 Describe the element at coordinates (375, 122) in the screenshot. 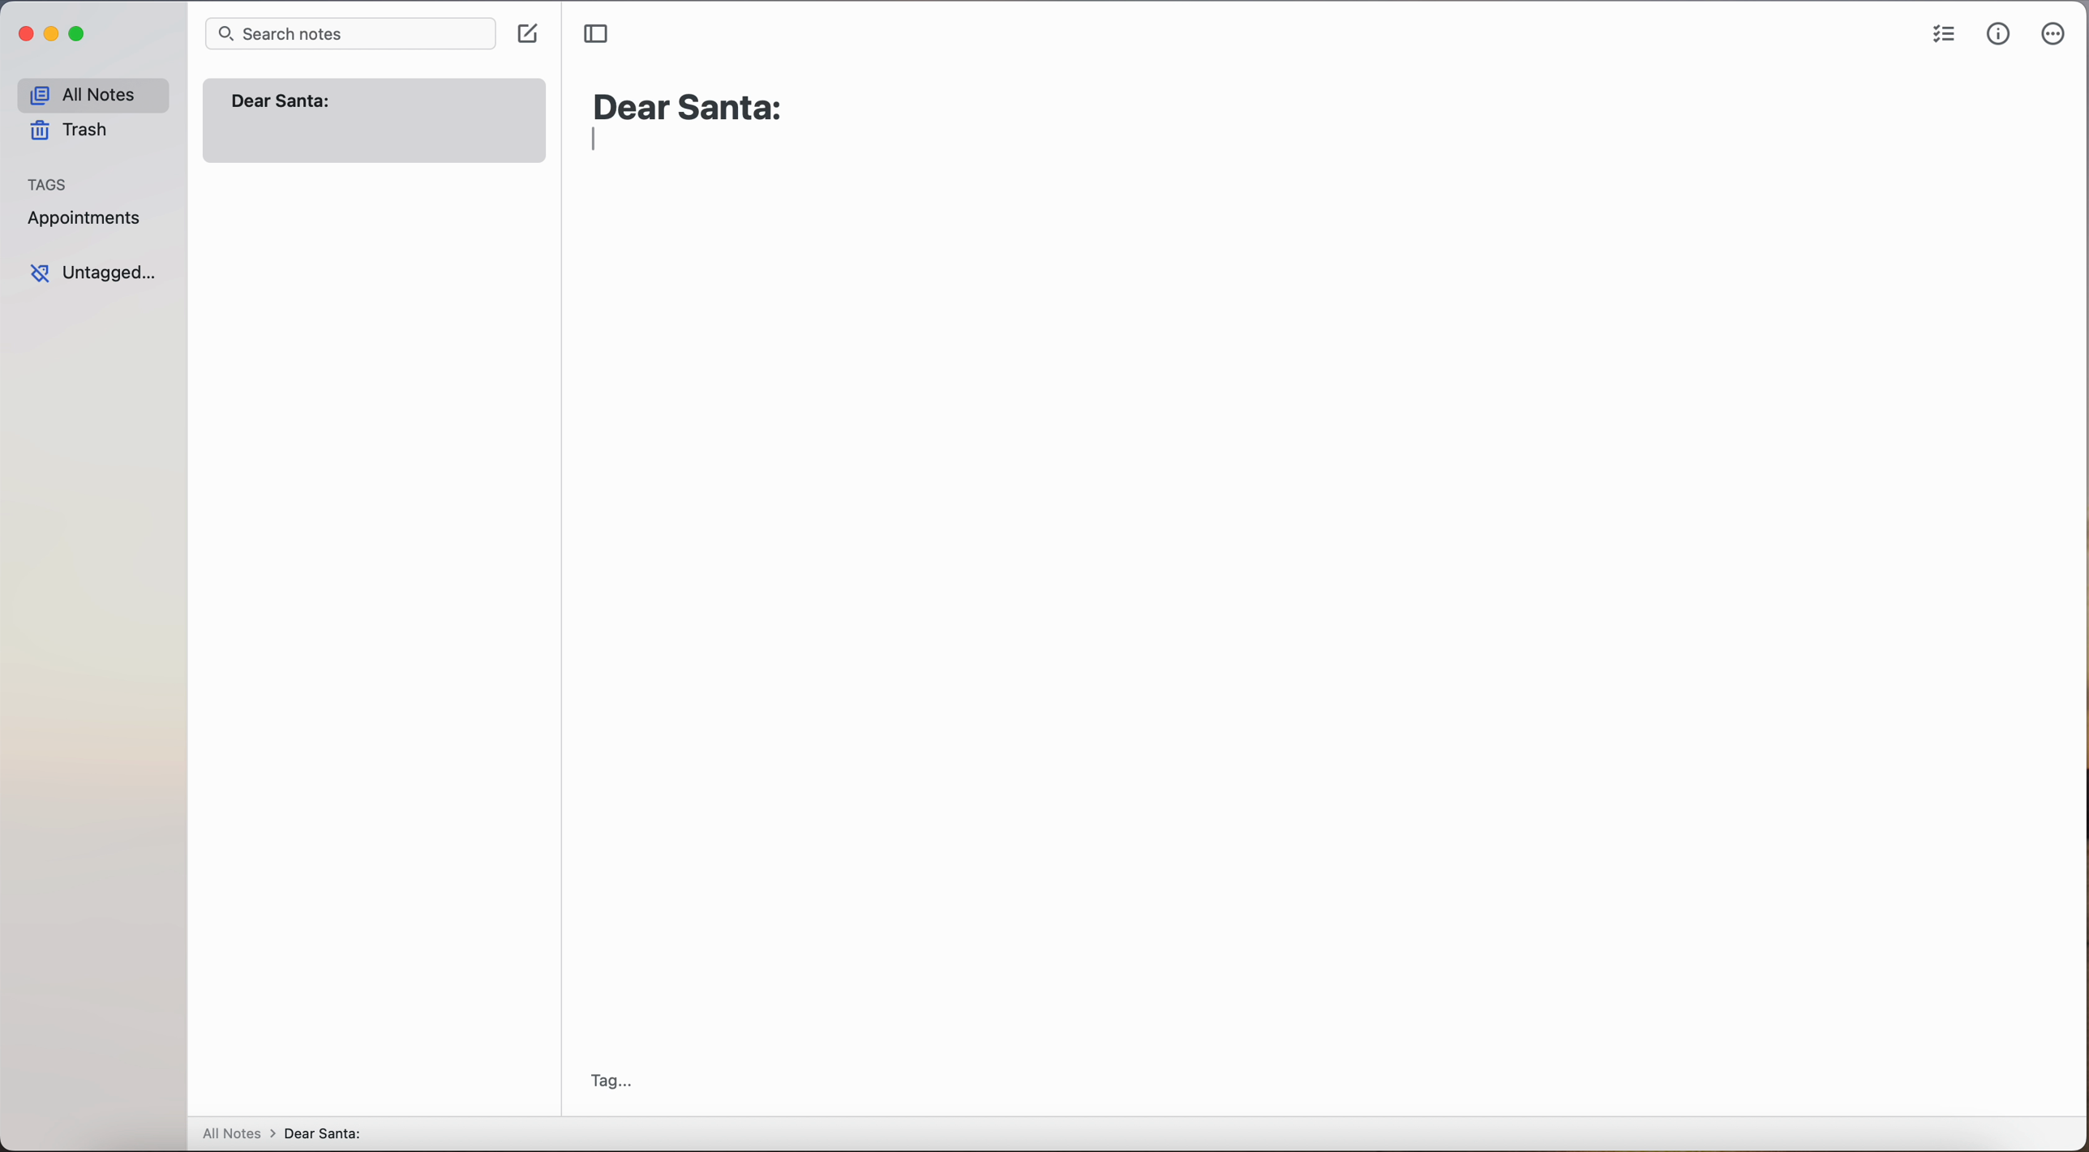

I see `note` at that location.